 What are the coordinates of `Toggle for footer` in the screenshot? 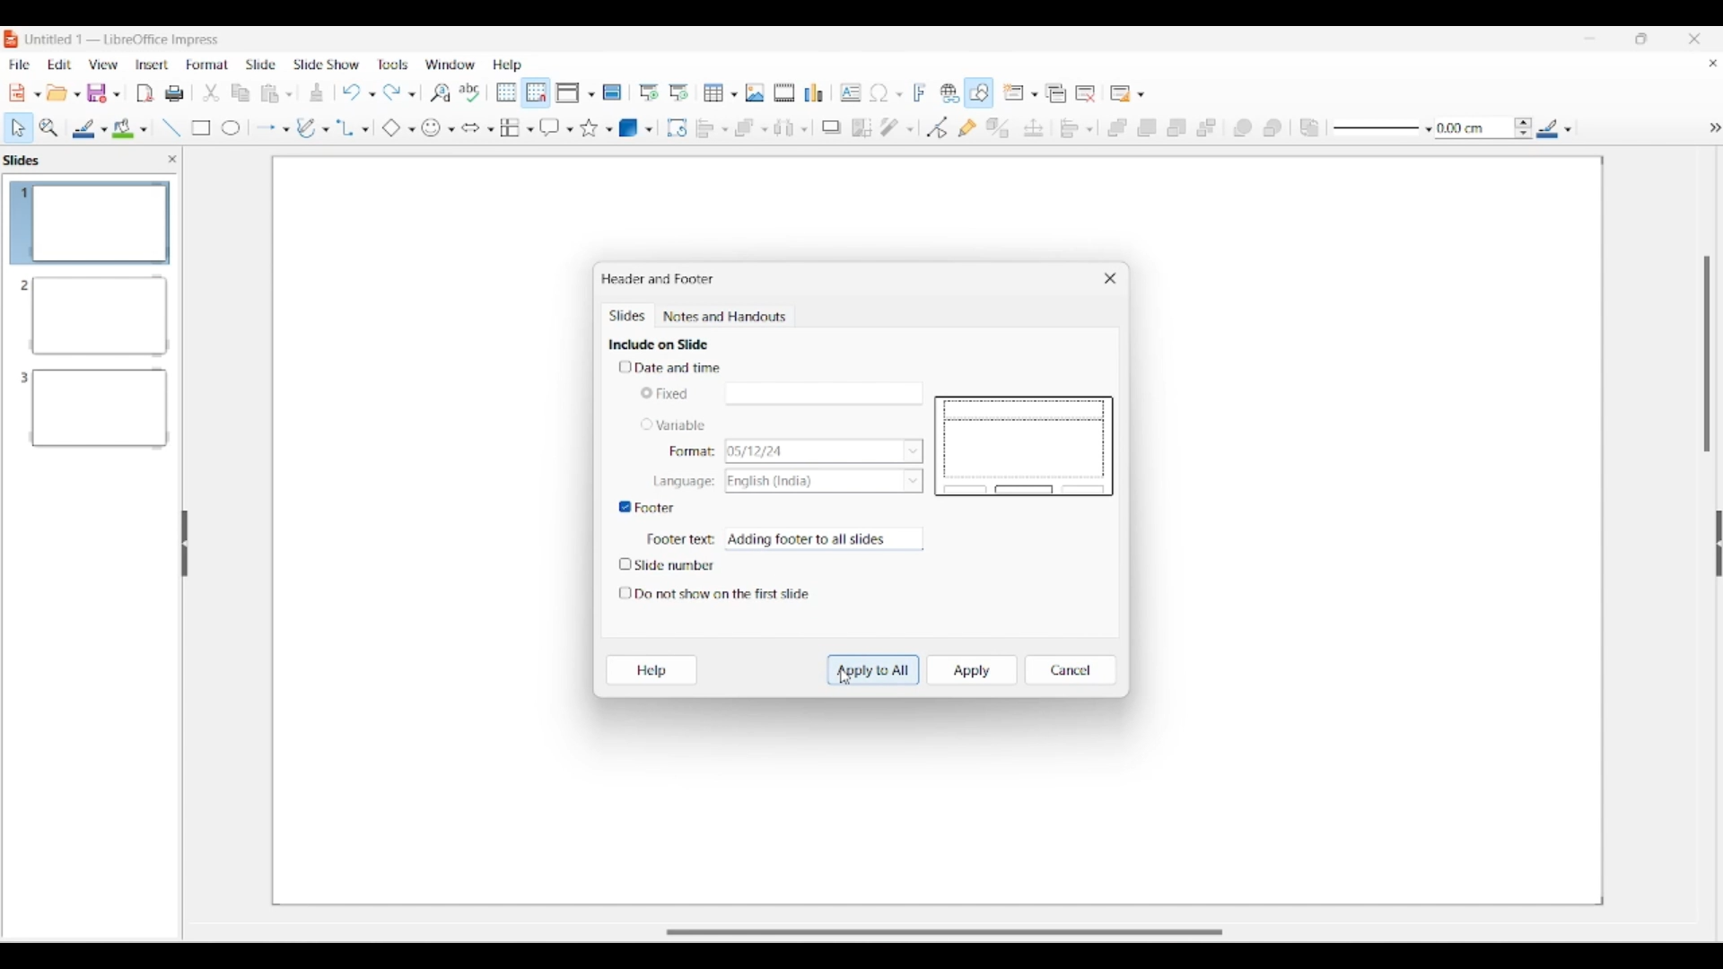 It's located at (647, 508).